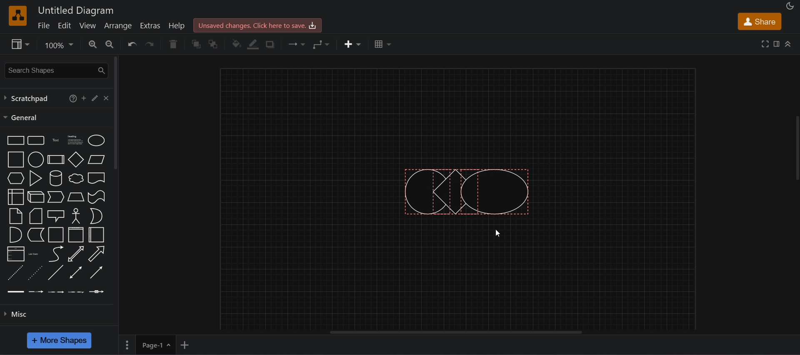 The image size is (800, 355). I want to click on process, so click(56, 160).